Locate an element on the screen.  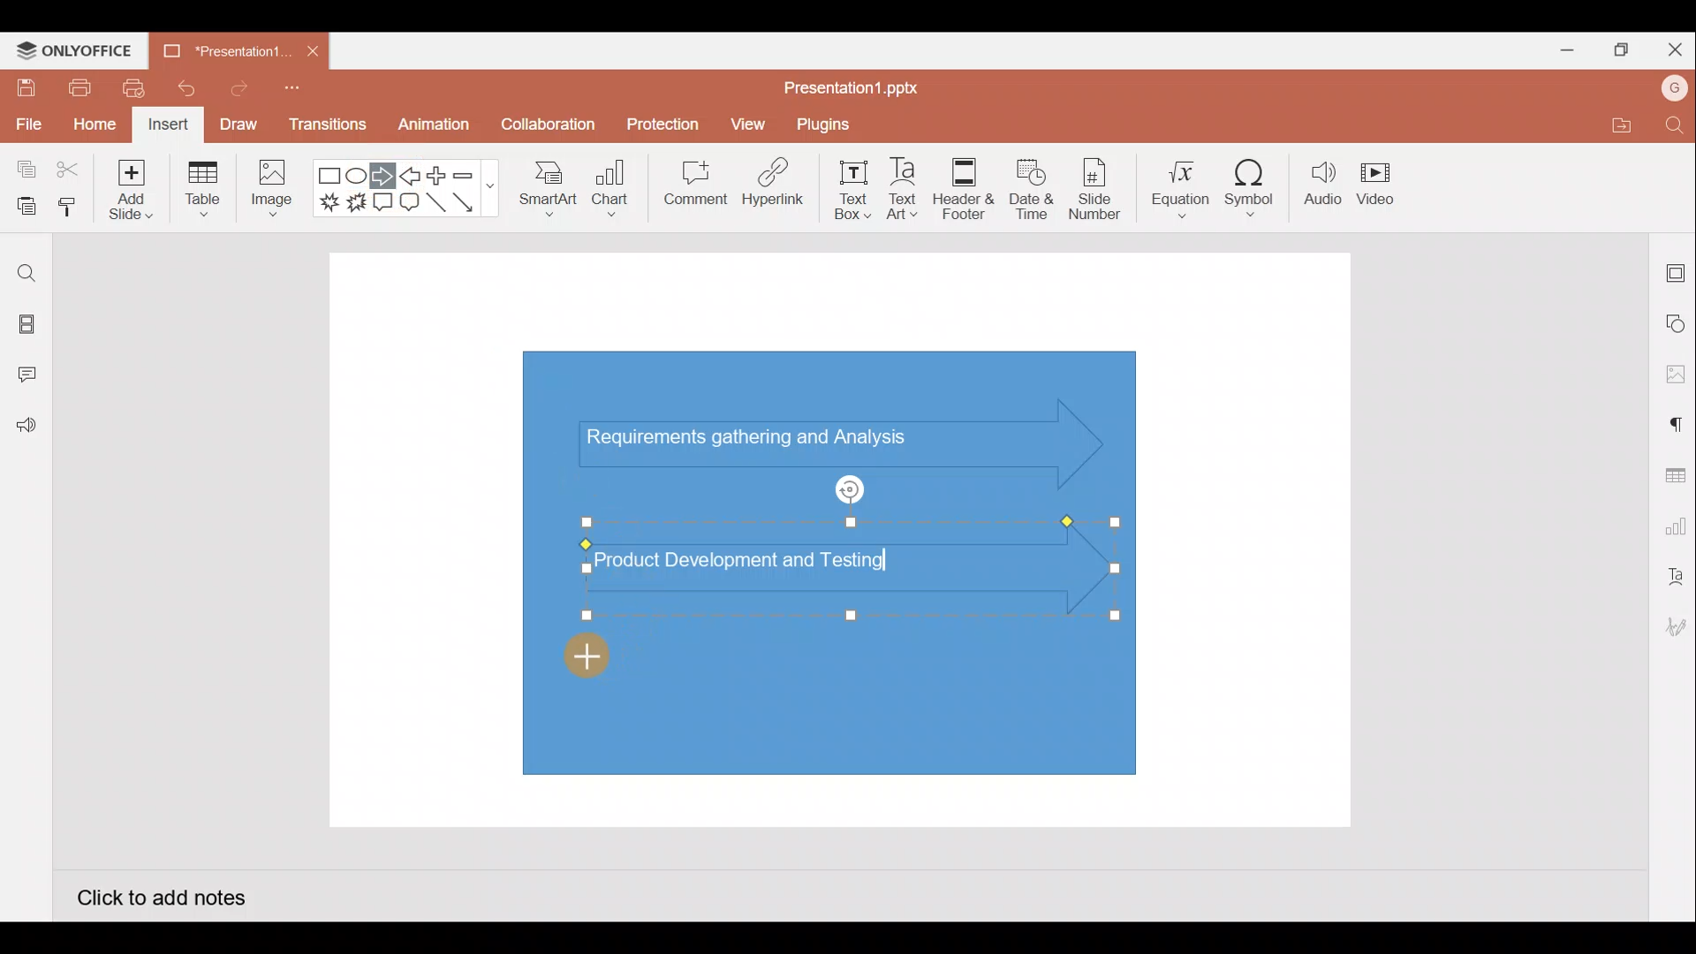
File is located at coordinates (26, 121).